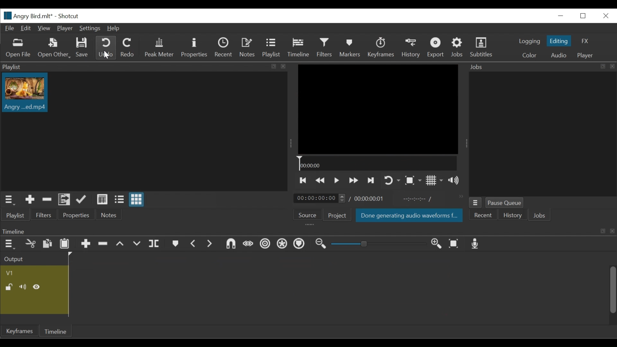 This screenshot has width=617, height=347. Describe the element at coordinates (26, 16) in the screenshot. I see `File name` at that location.